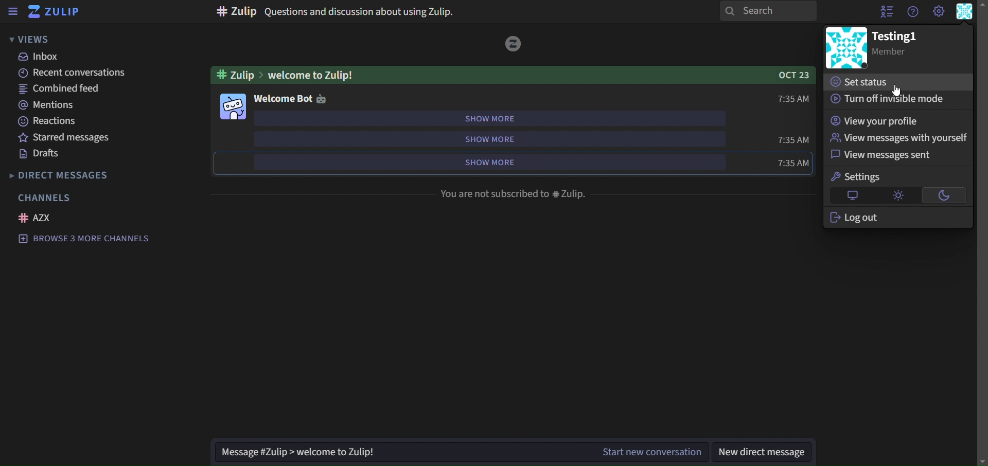 The width and height of the screenshot is (988, 466). What do you see at coordinates (964, 12) in the screenshot?
I see `perssonal menu` at bounding box center [964, 12].